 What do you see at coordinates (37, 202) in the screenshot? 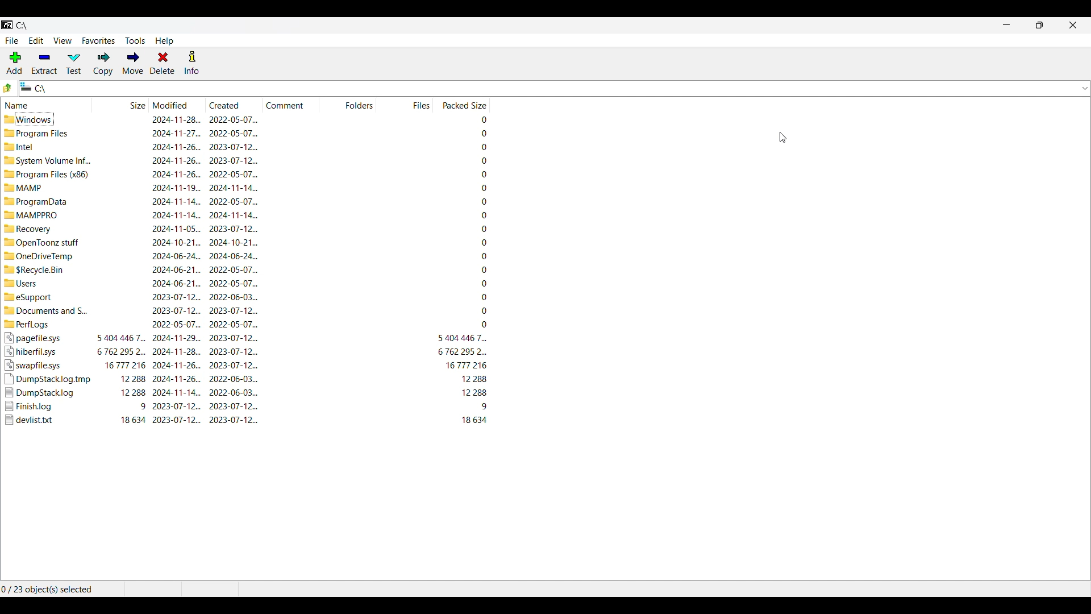
I see `Program Data` at bounding box center [37, 202].